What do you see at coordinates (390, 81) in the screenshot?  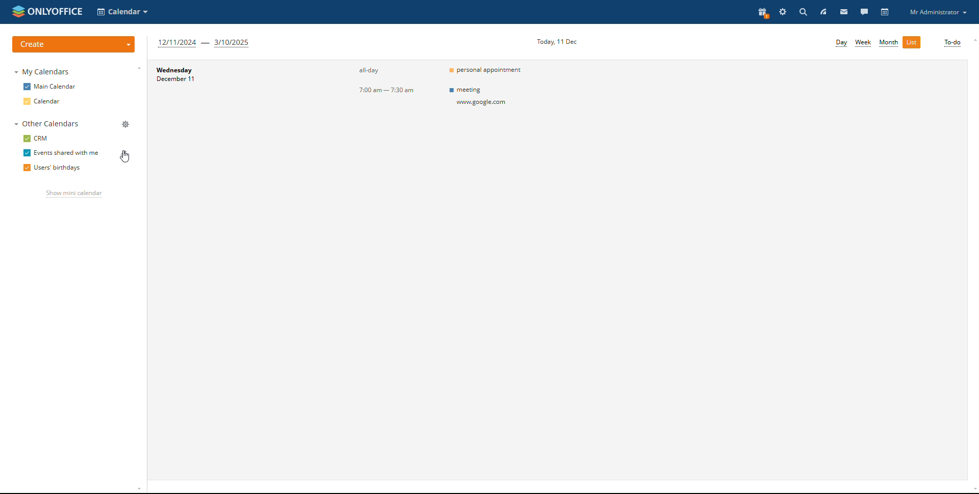 I see `event timings` at bounding box center [390, 81].